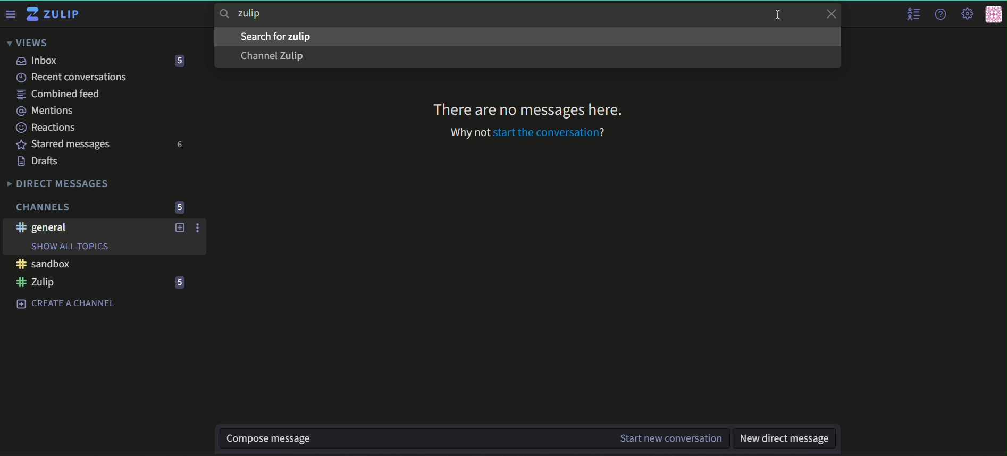  What do you see at coordinates (59, 184) in the screenshot?
I see `Direct Messages` at bounding box center [59, 184].